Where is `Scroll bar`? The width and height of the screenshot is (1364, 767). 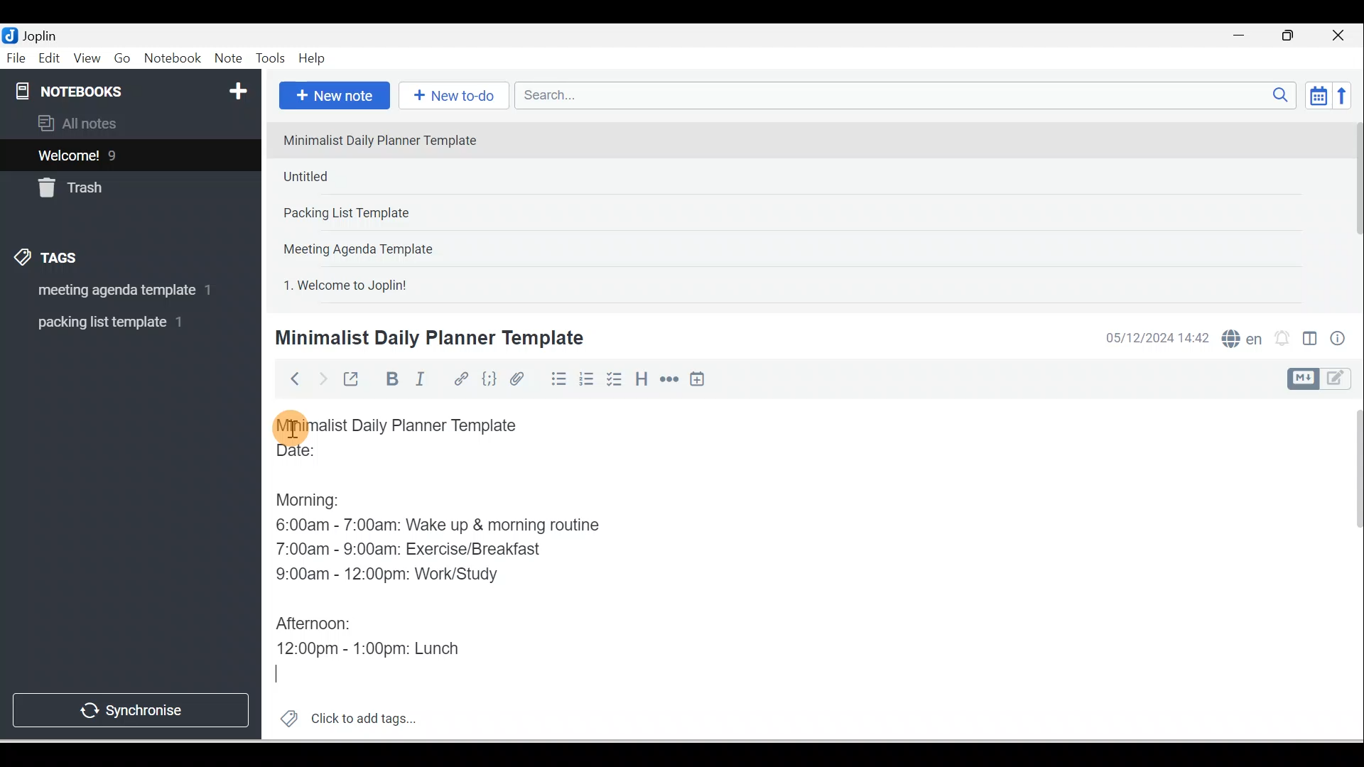
Scroll bar is located at coordinates (1348, 570).